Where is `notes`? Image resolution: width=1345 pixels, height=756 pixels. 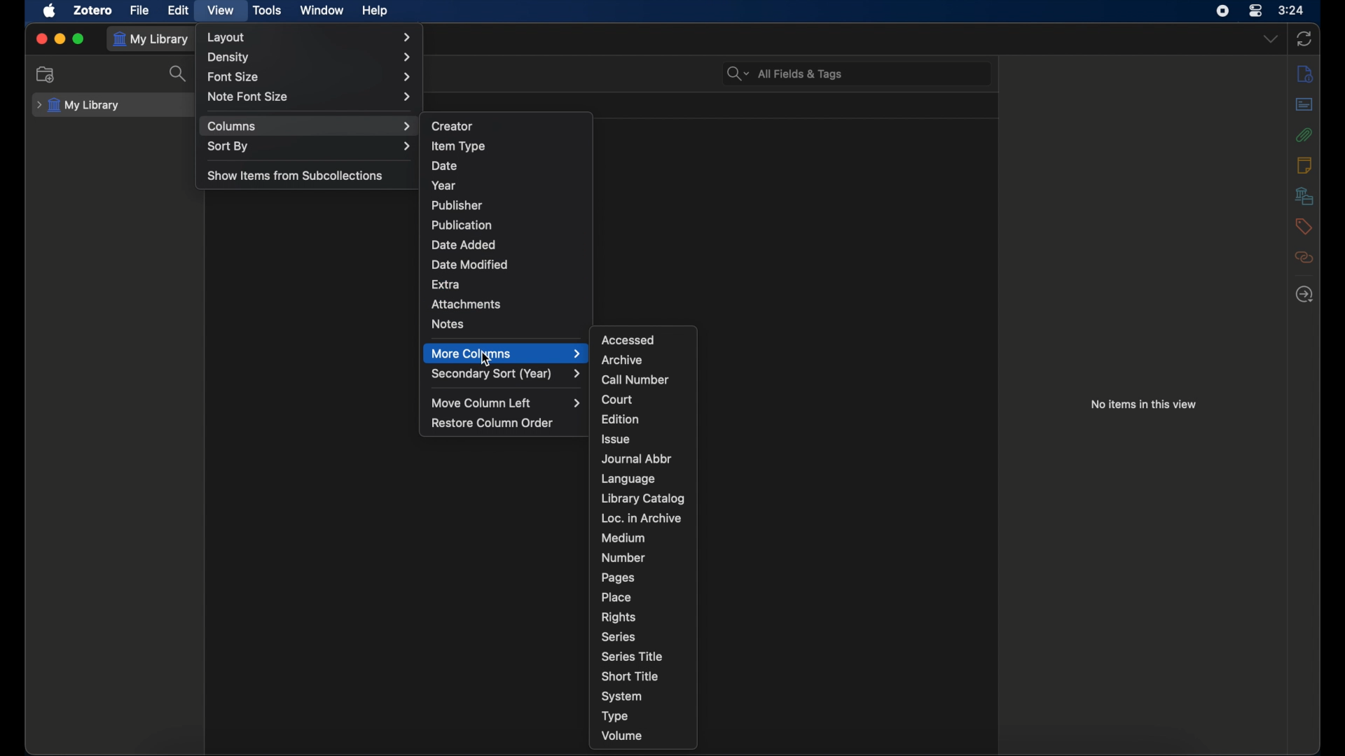 notes is located at coordinates (449, 323).